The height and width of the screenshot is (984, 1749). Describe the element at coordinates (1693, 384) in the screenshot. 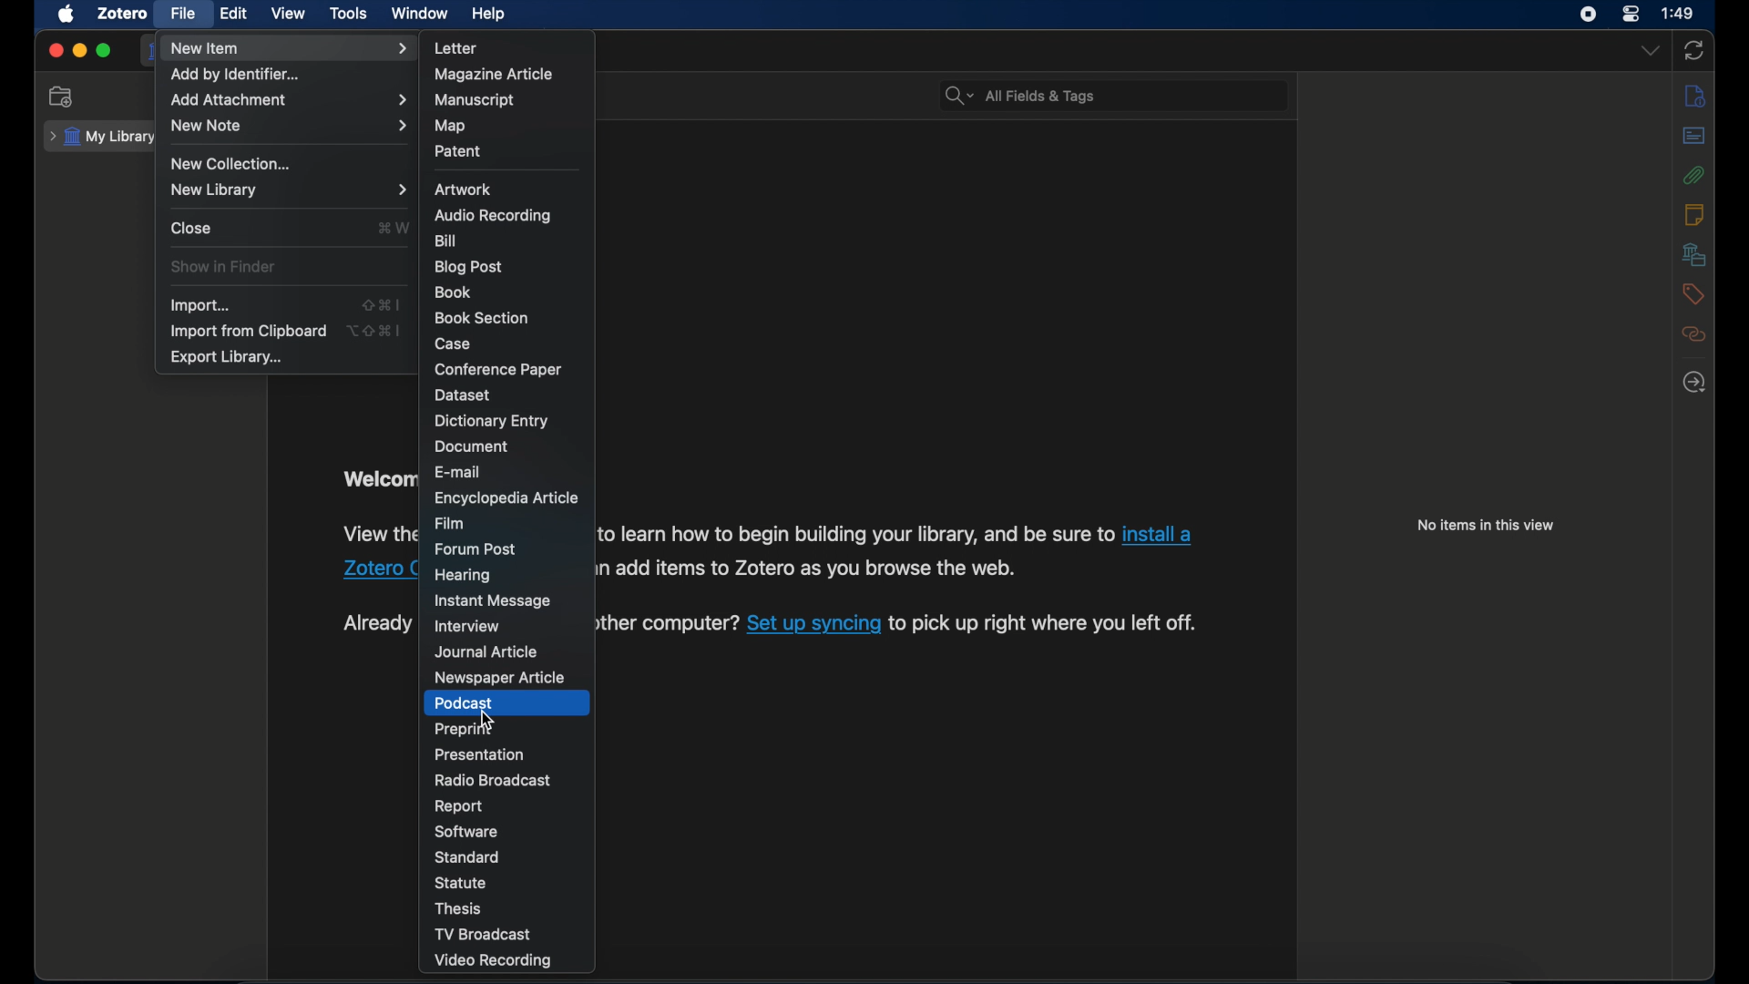

I see `locate` at that location.